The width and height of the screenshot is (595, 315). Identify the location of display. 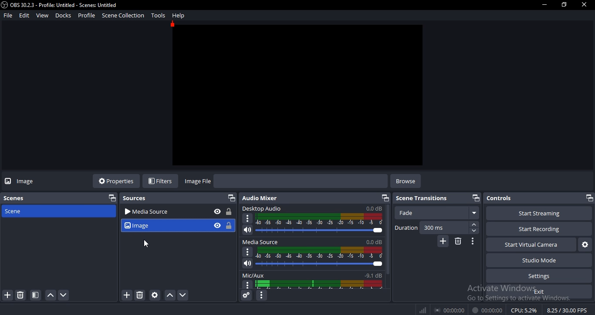
(320, 285).